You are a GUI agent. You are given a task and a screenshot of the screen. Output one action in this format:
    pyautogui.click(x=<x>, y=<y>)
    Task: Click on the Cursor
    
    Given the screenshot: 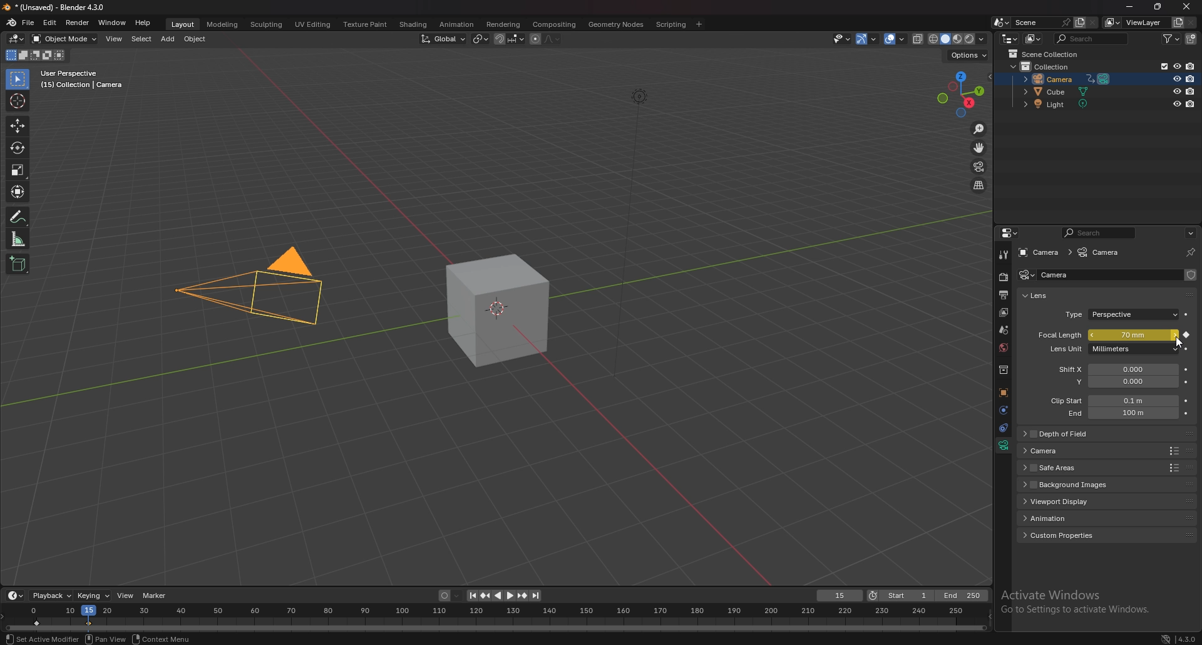 What is the action you would take?
    pyautogui.click(x=1177, y=345)
    